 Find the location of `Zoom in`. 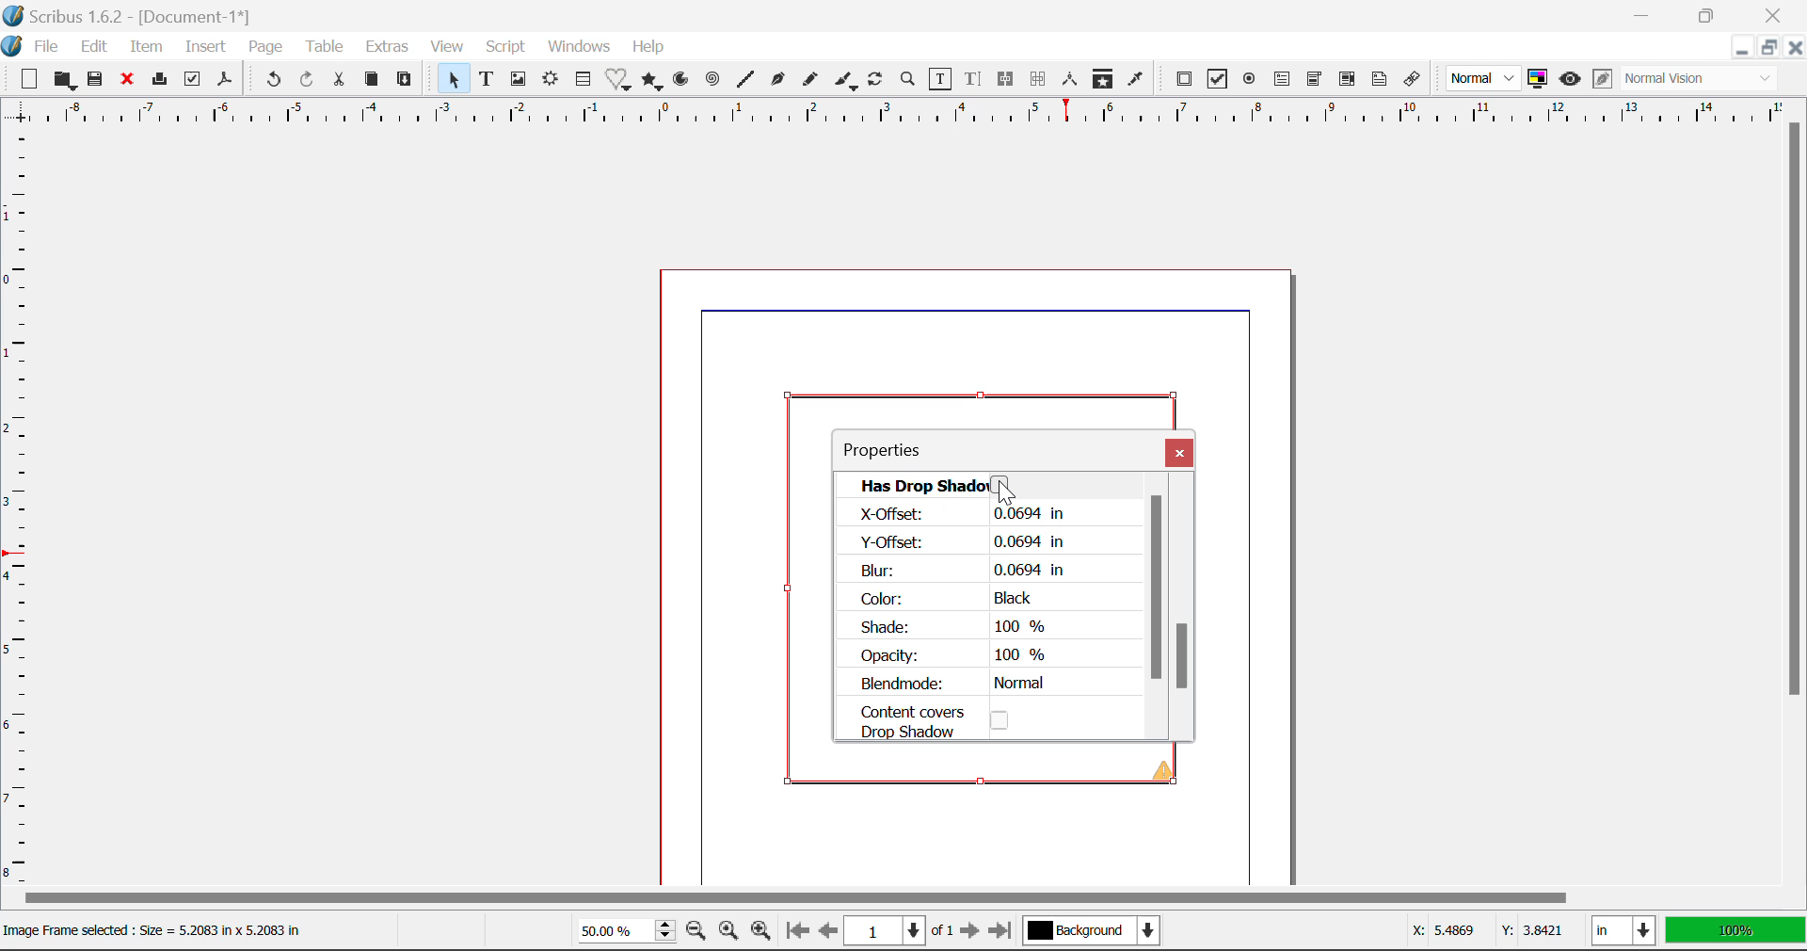

Zoom in is located at coordinates (762, 932).